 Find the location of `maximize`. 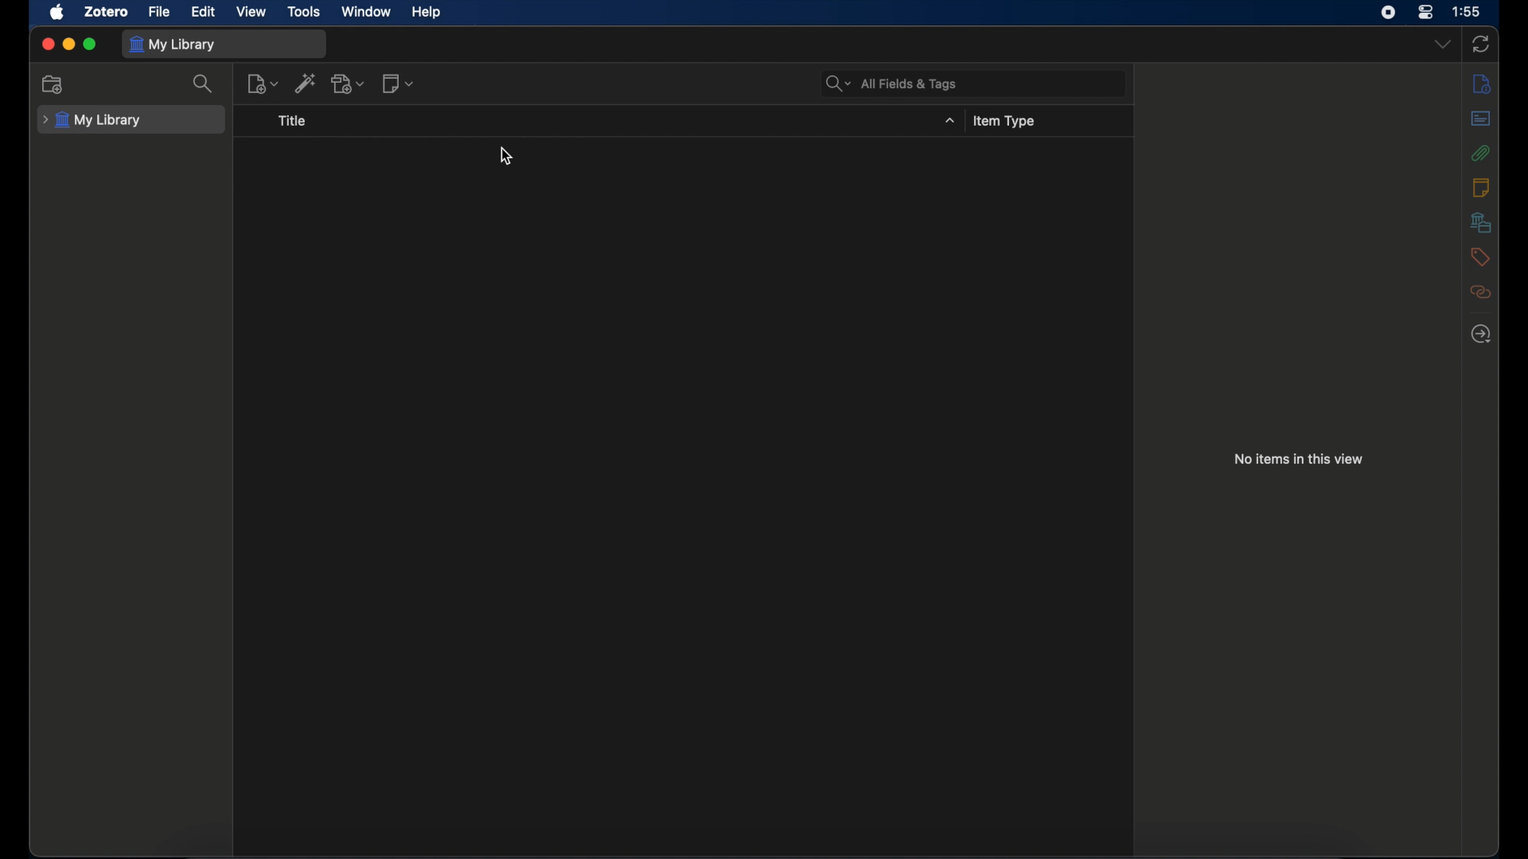

maximize is located at coordinates (90, 45).